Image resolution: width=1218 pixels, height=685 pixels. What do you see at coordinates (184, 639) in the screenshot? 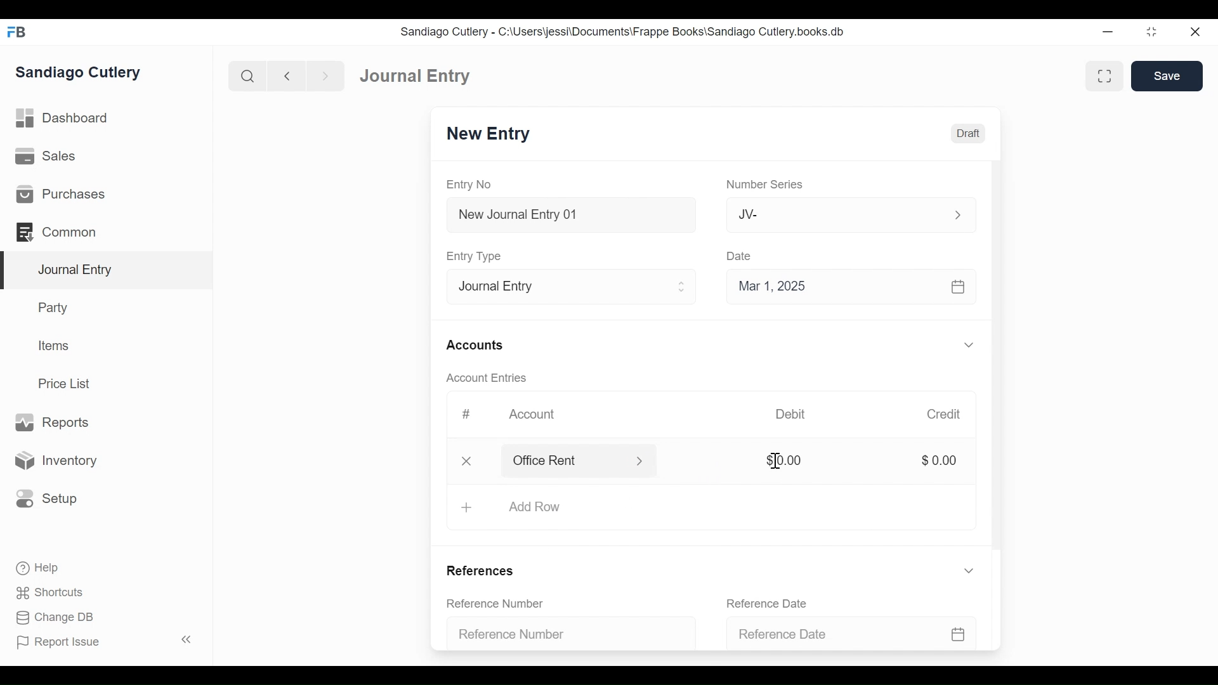
I see `collapse sidebar` at bounding box center [184, 639].